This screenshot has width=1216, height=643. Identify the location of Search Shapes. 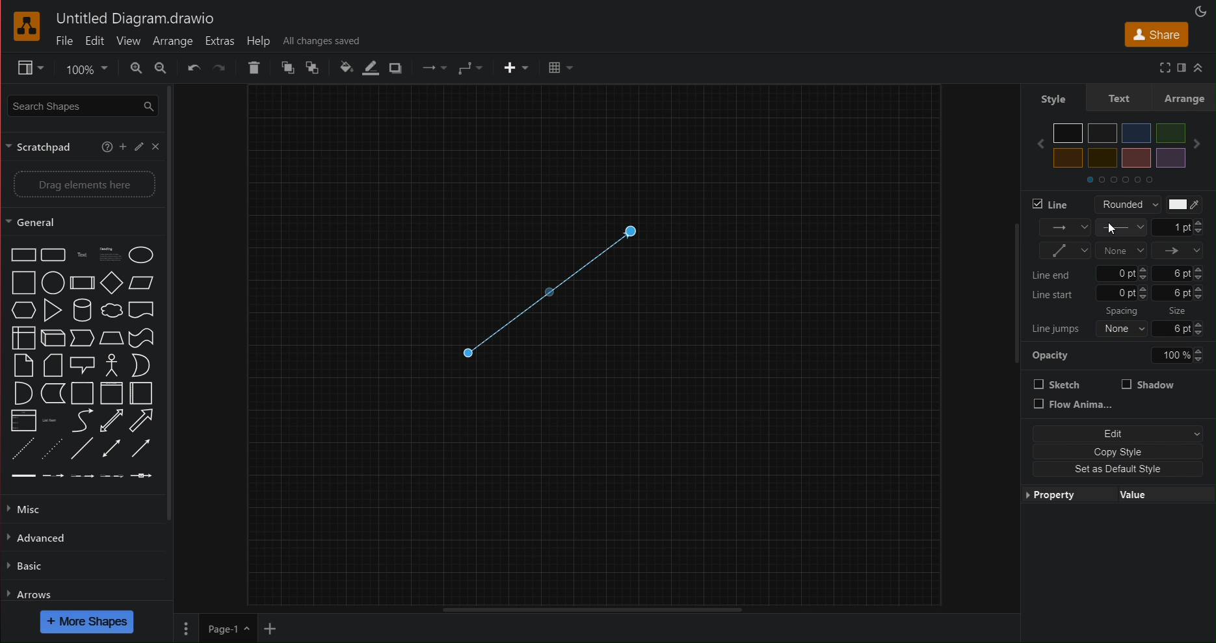
(80, 105).